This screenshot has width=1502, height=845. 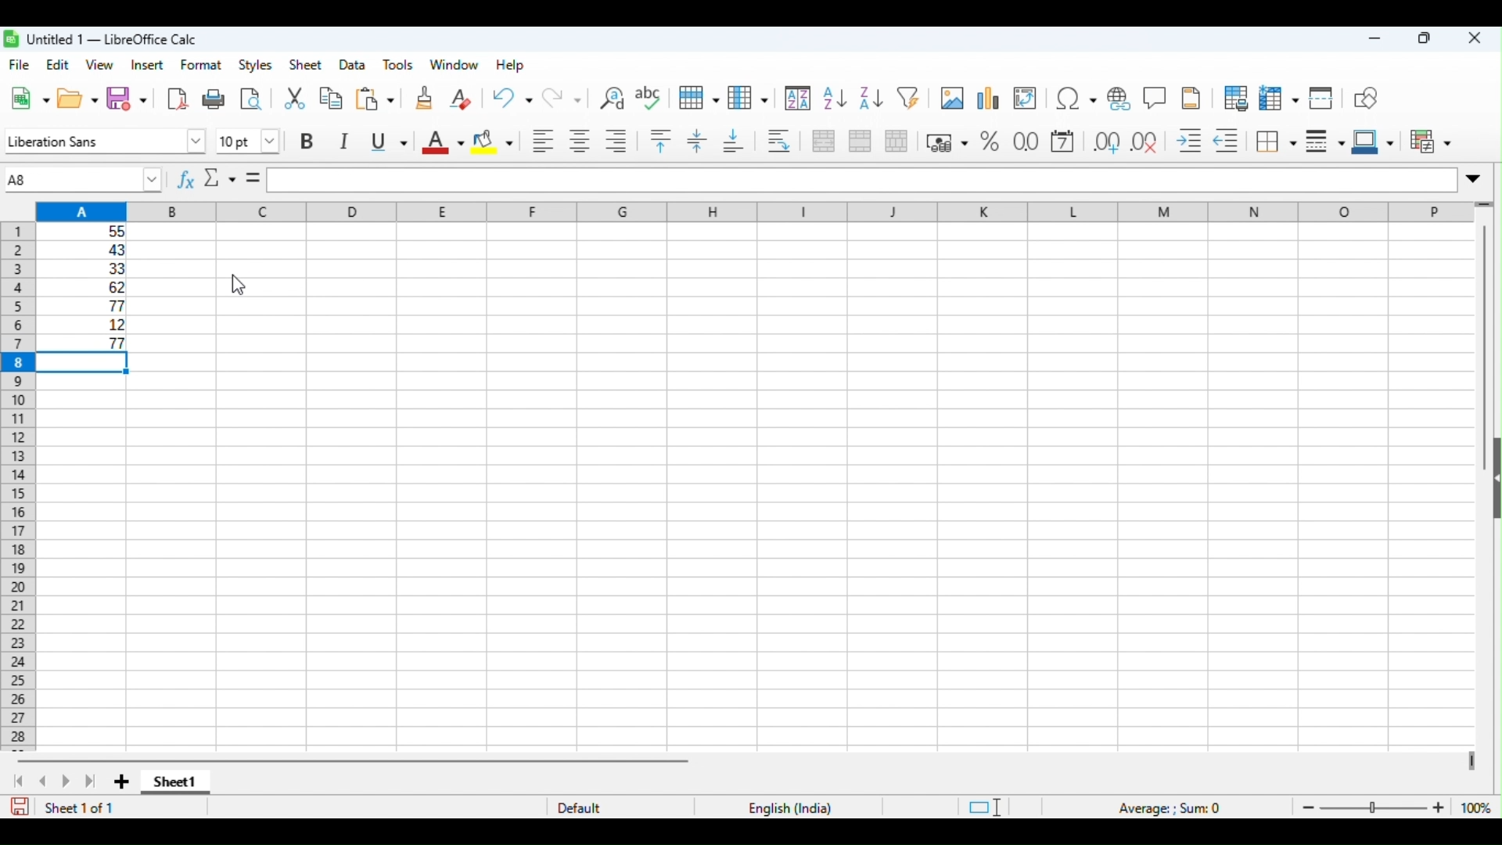 What do you see at coordinates (84, 276) in the screenshot?
I see `range of cells` at bounding box center [84, 276].